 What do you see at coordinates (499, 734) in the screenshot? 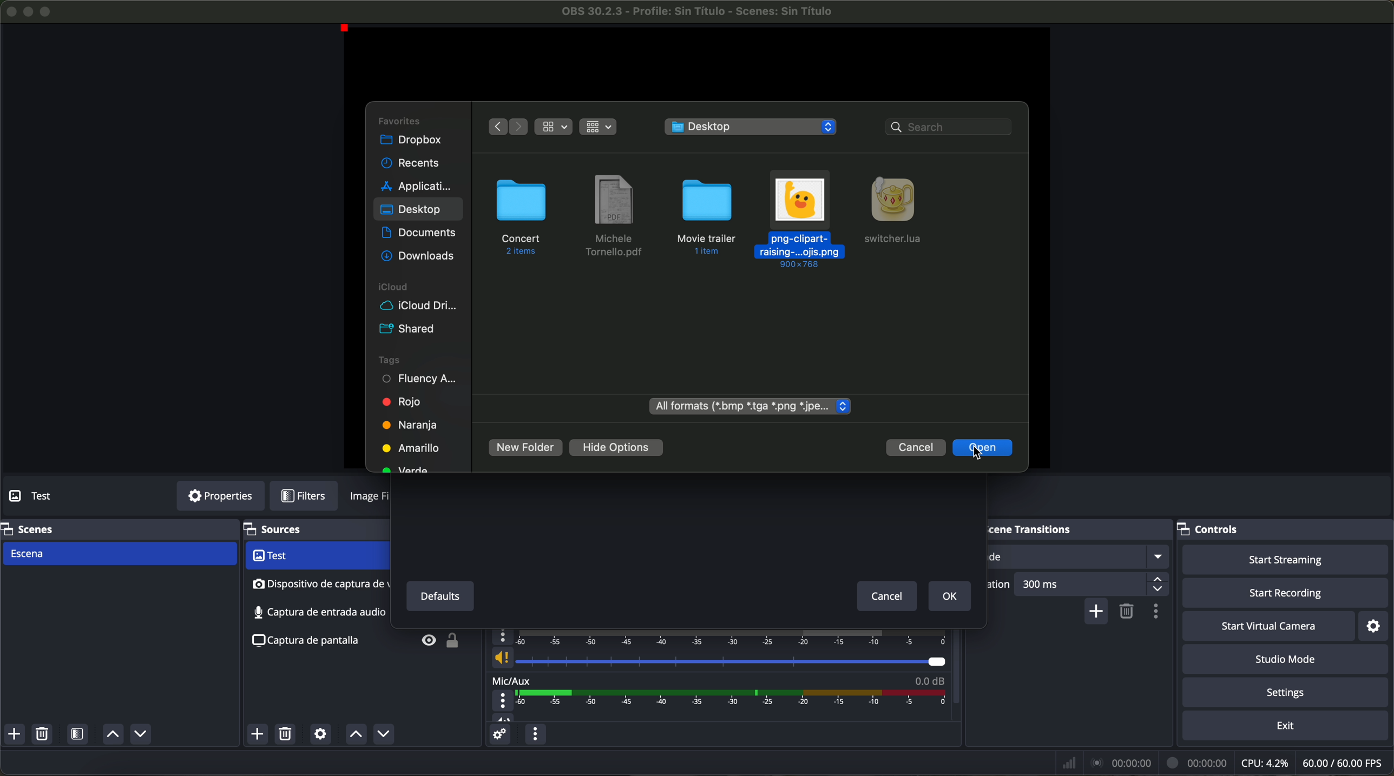
I see `advanced audio properties` at bounding box center [499, 734].